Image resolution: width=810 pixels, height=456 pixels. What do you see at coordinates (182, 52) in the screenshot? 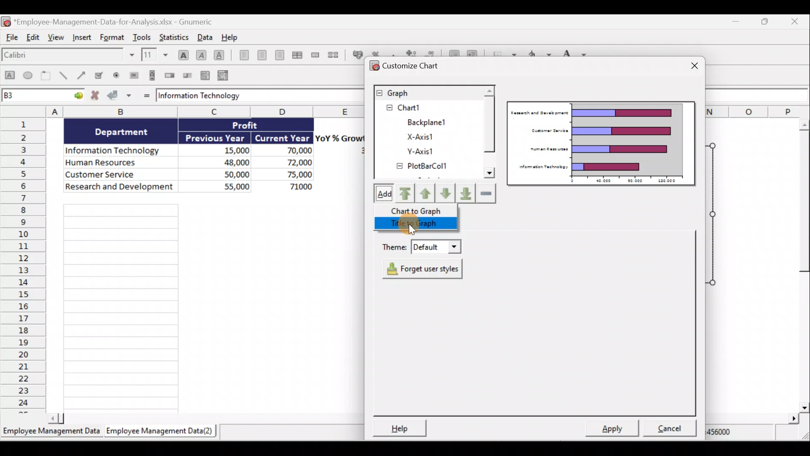
I see `Bold` at bounding box center [182, 52].